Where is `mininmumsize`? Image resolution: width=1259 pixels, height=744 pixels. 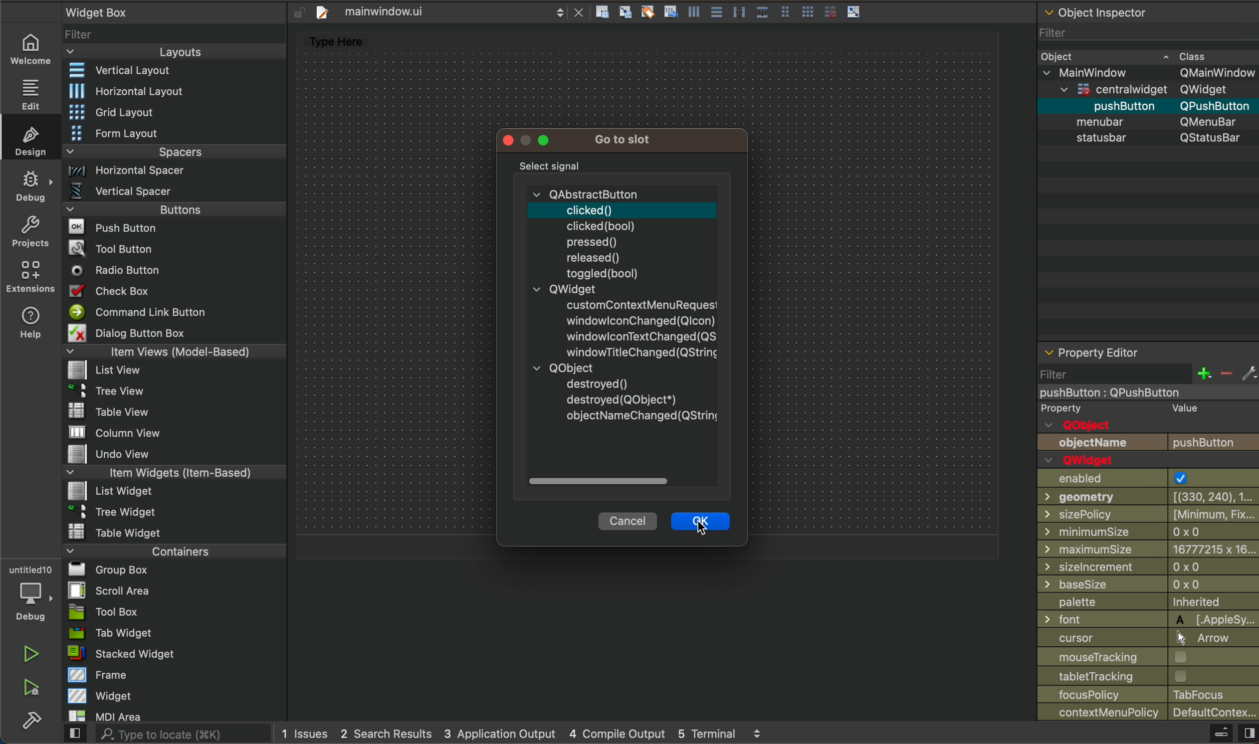
mininmumsize is located at coordinates (1148, 531).